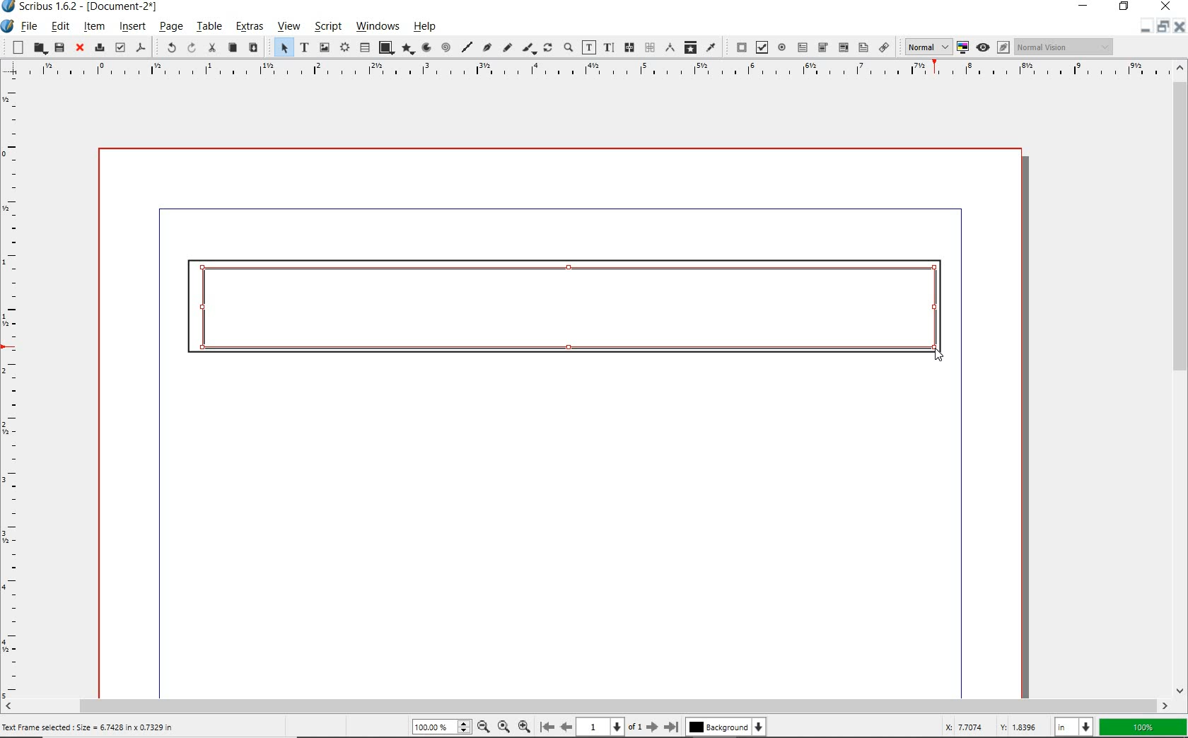 This screenshot has width=1188, height=738. What do you see at coordinates (232, 49) in the screenshot?
I see `copy` at bounding box center [232, 49].